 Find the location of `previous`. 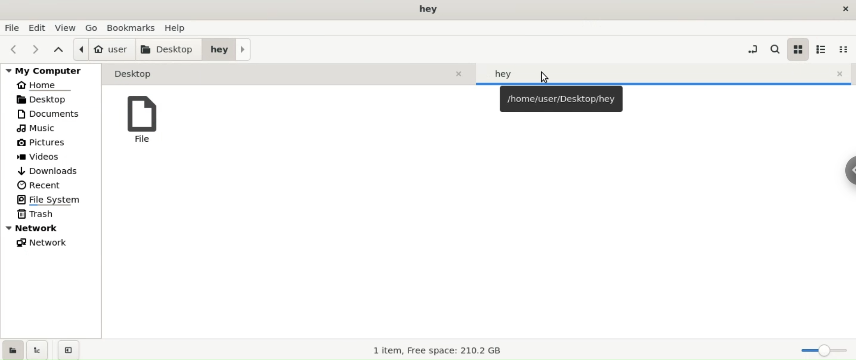

previous is located at coordinates (16, 49).